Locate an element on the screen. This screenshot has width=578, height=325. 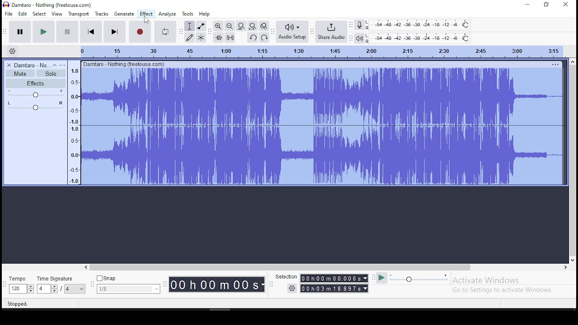
selection is located at coordinates (285, 275).